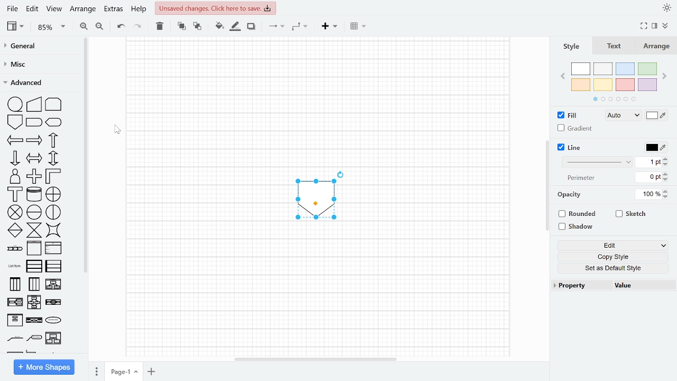 This screenshot has height=381, width=677. I want to click on switch, so click(54, 231).